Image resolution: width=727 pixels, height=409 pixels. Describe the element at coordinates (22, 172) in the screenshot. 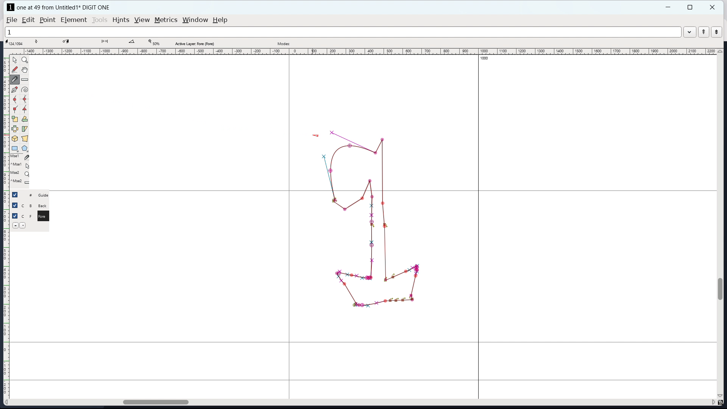

I see `mse2` at that location.